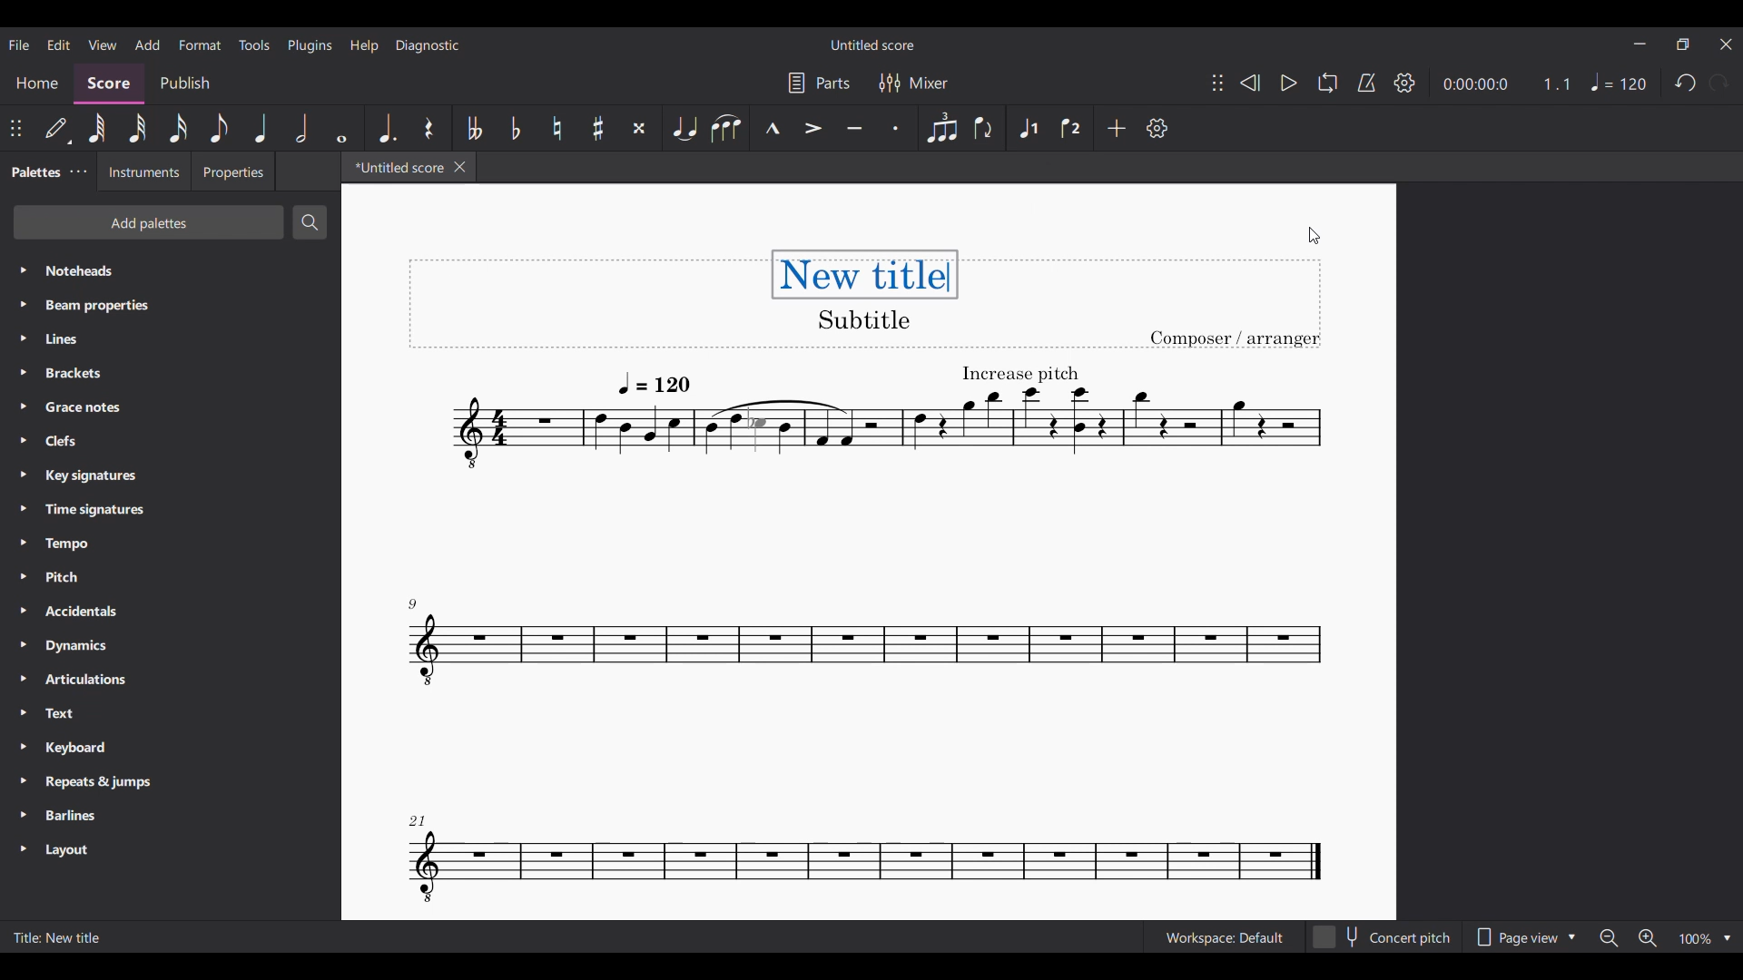 This screenshot has height=980, width=1743. Describe the element at coordinates (170, 850) in the screenshot. I see `Layout` at that location.